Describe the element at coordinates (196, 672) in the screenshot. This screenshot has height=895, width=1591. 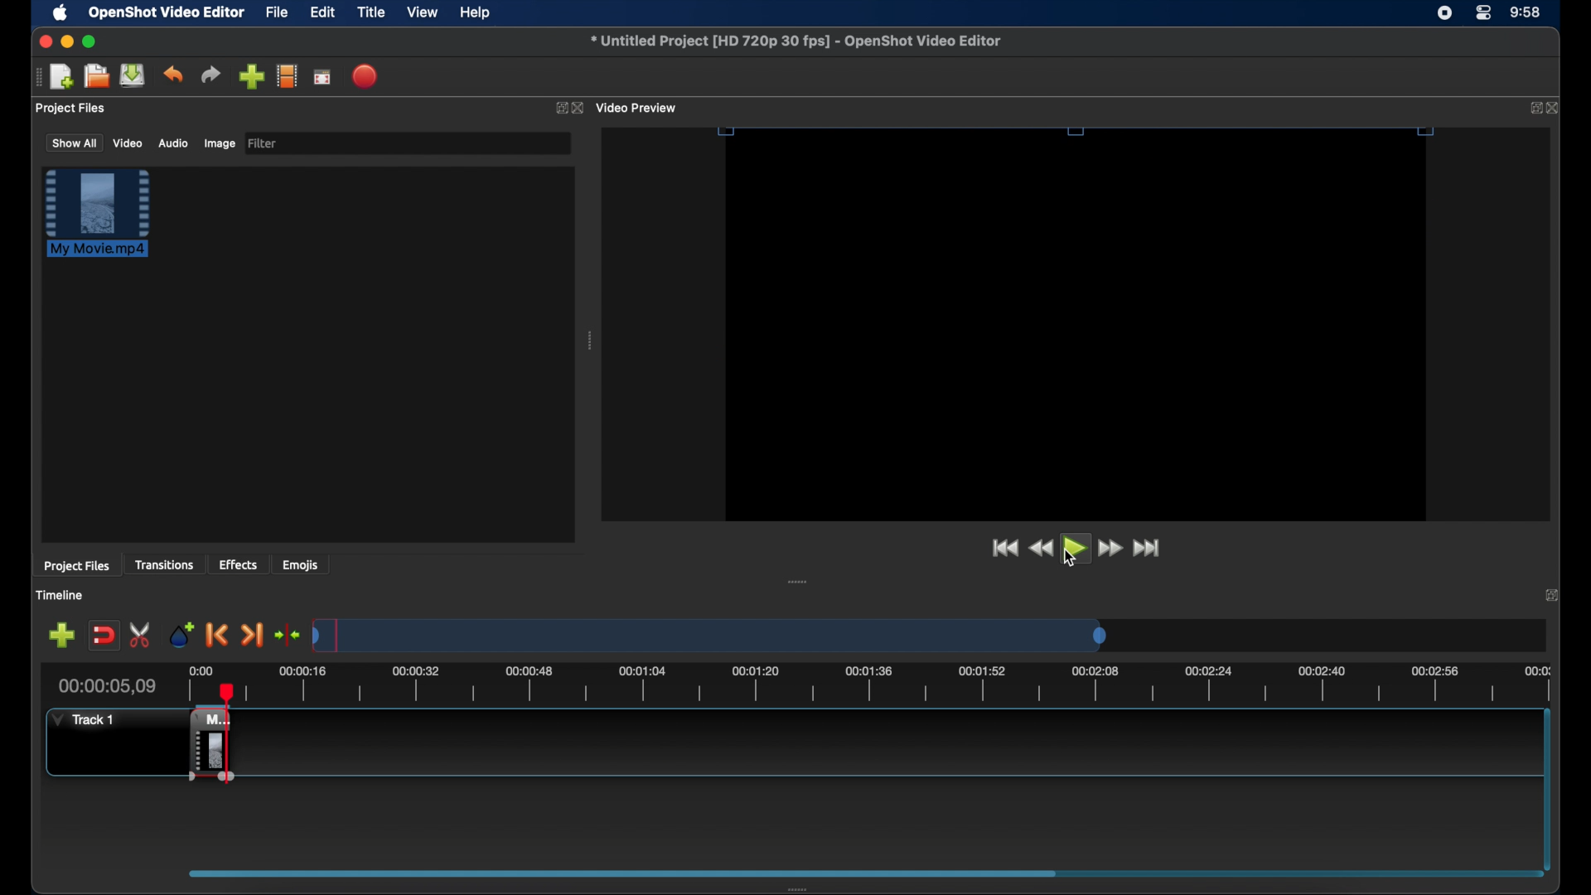
I see `0.00` at that location.